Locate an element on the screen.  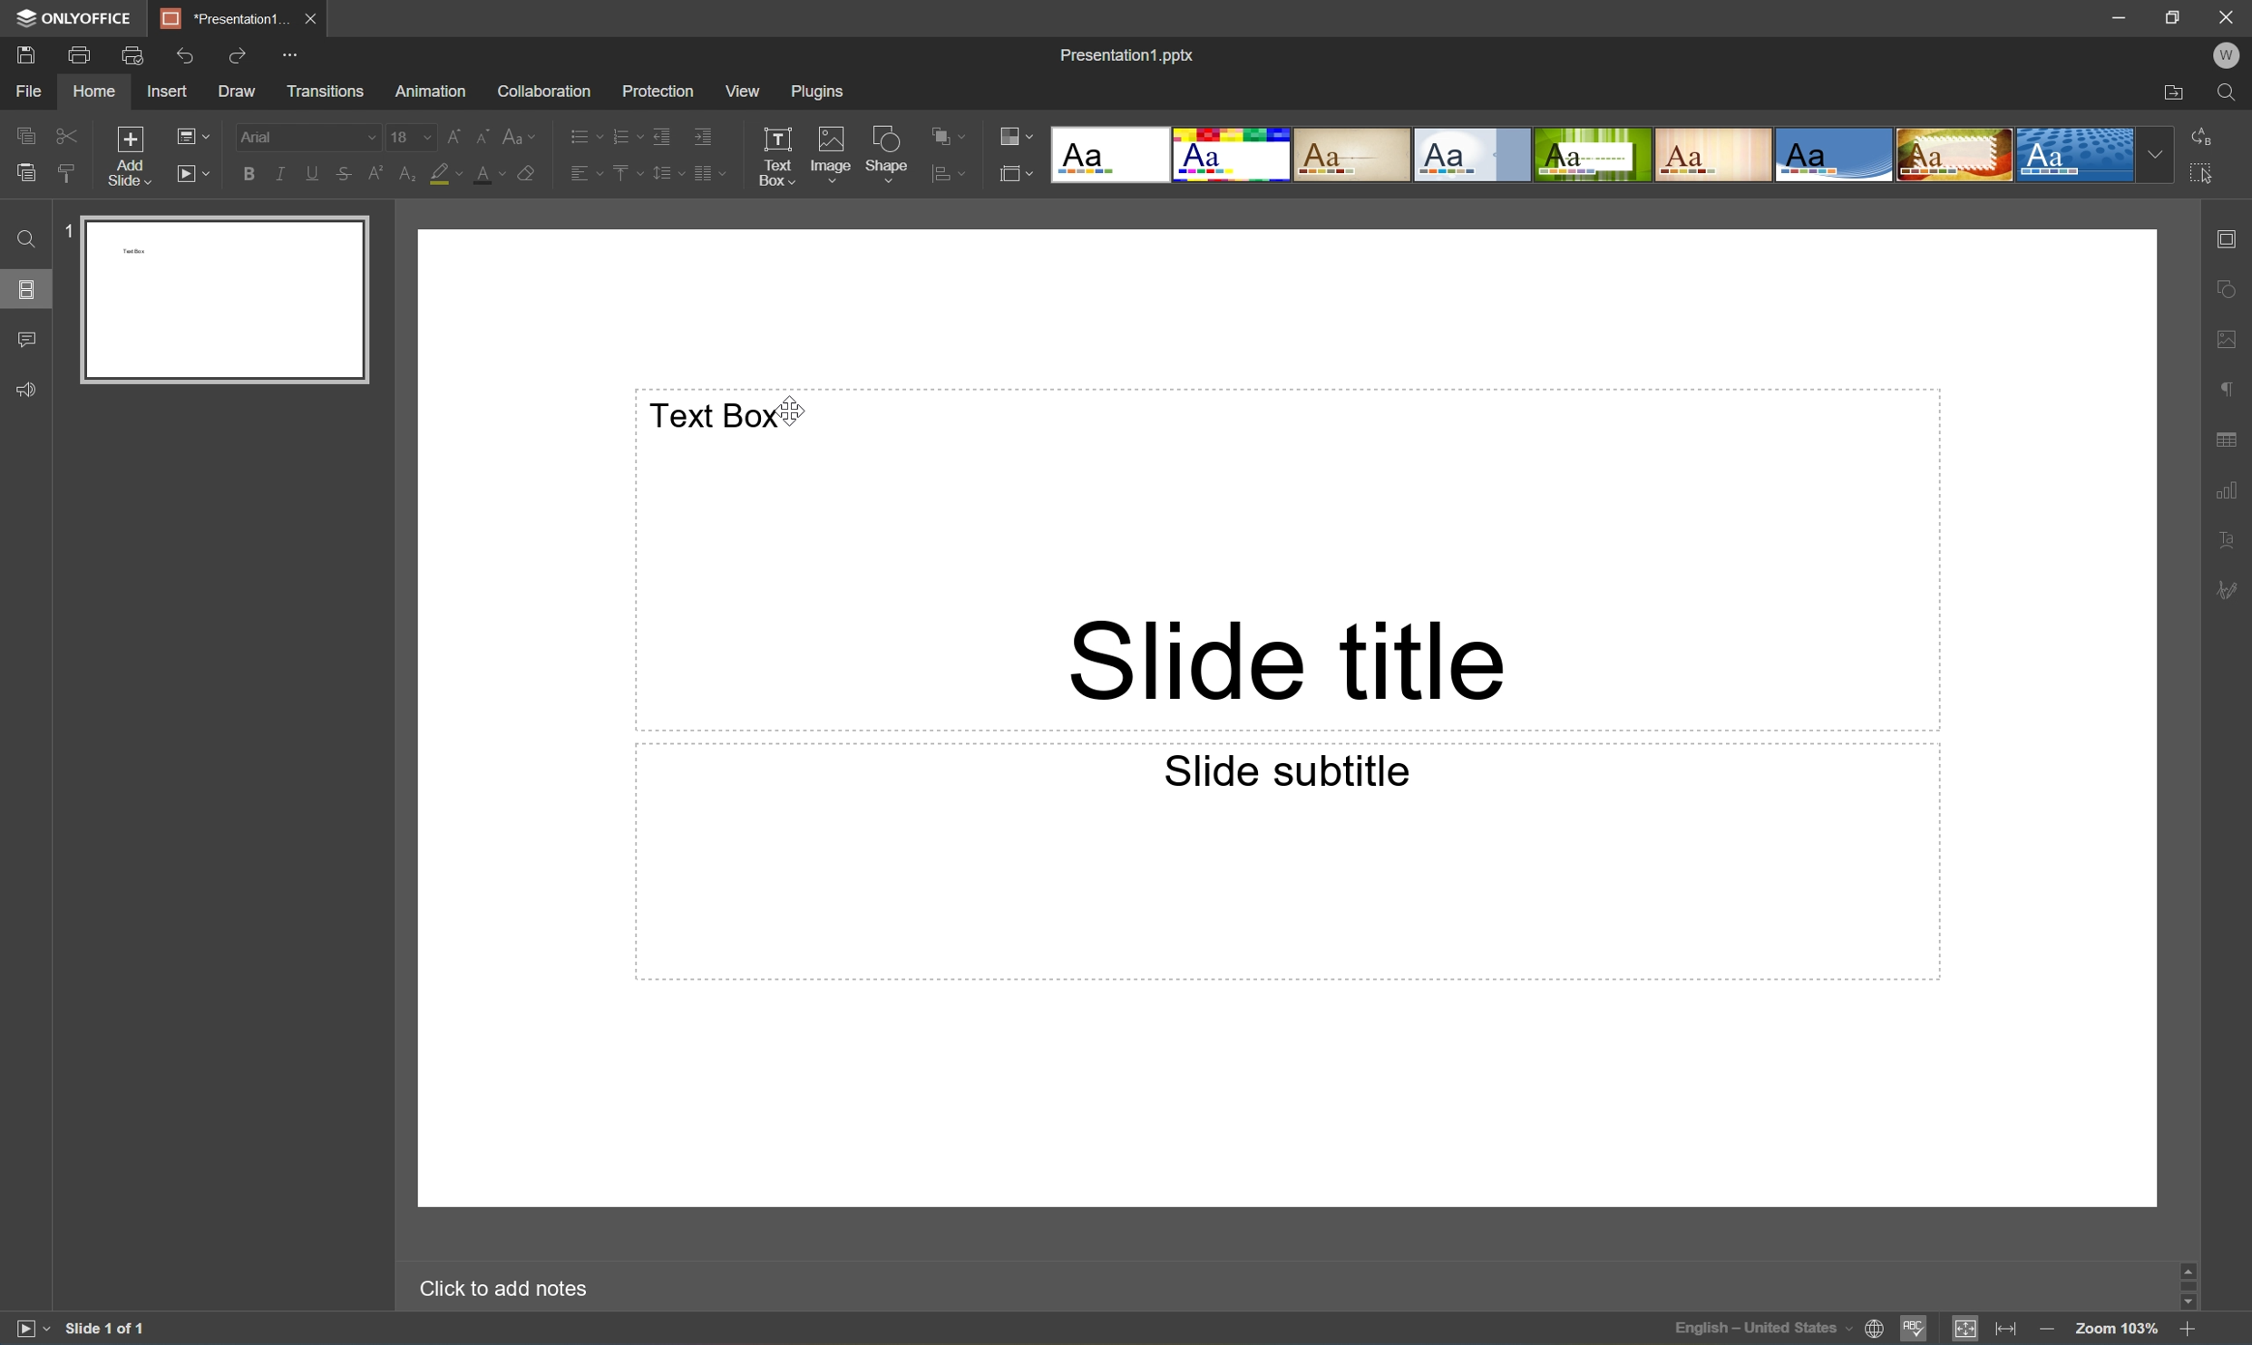
Font is located at coordinates (304, 139).